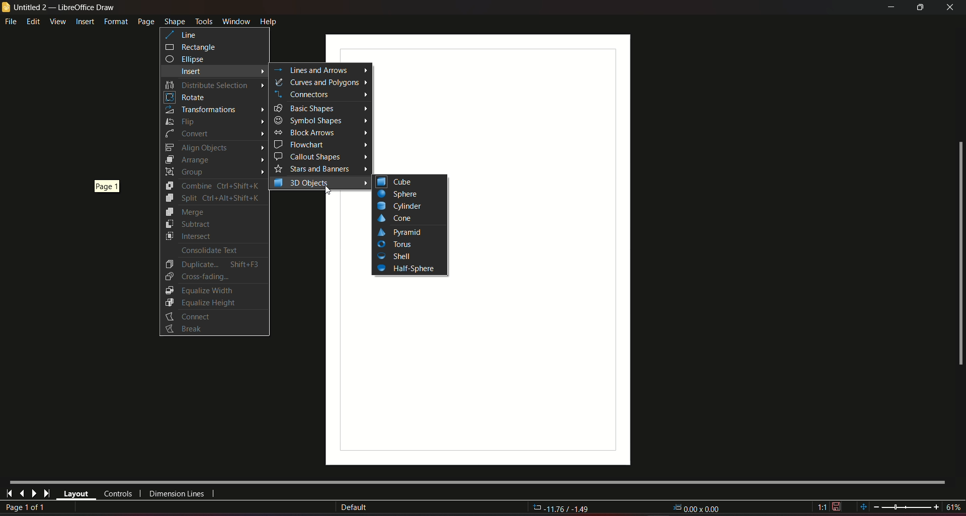  What do you see at coordinates (397, 245) in the screenshot?
I see `Tools` at bounding box center [397, 245].